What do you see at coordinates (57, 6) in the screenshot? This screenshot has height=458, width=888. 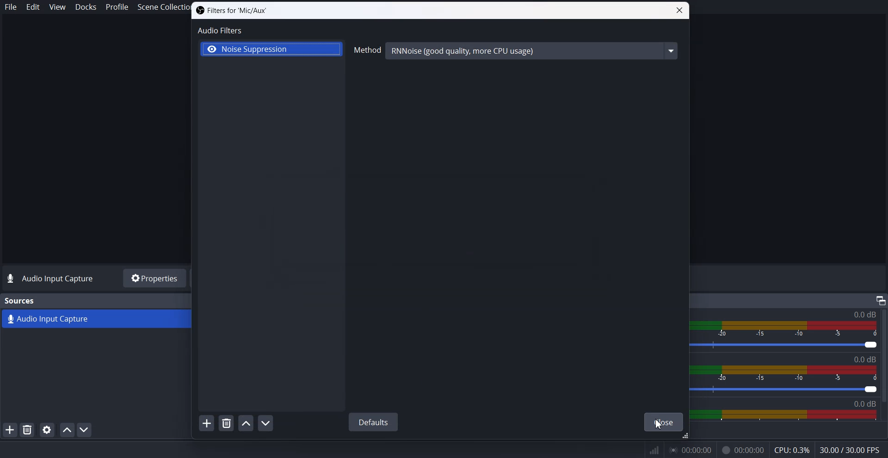 I see `View` at bounding box center [57, 6].